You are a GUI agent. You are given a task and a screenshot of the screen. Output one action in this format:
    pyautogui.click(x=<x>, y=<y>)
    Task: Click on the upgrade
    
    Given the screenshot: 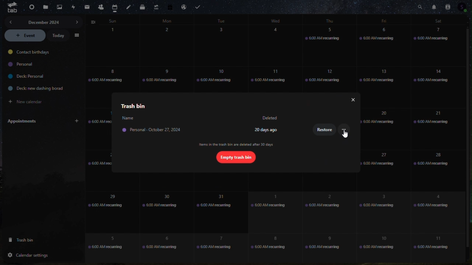 What is the action you would take?
    pyautogui.click(x=156, y=7)
    